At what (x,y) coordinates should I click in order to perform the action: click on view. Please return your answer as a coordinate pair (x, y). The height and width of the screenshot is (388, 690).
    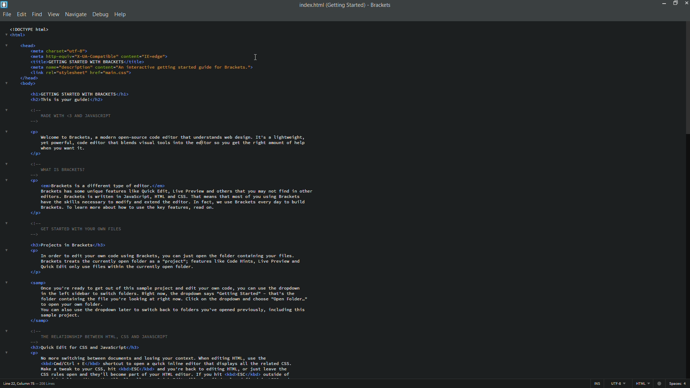
    Looking at the image, I should click on (53, 14).